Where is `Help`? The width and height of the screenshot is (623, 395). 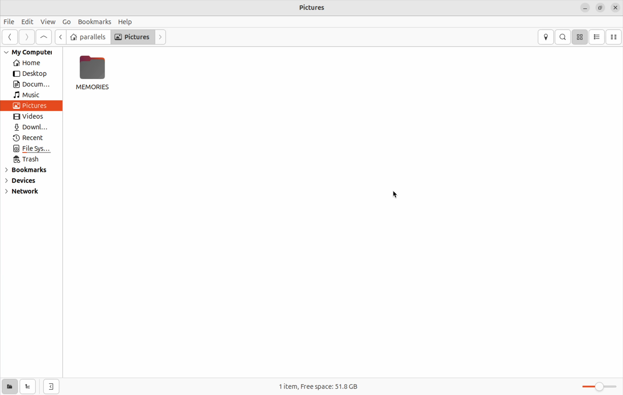 Help is located at coordinates (125, 22).